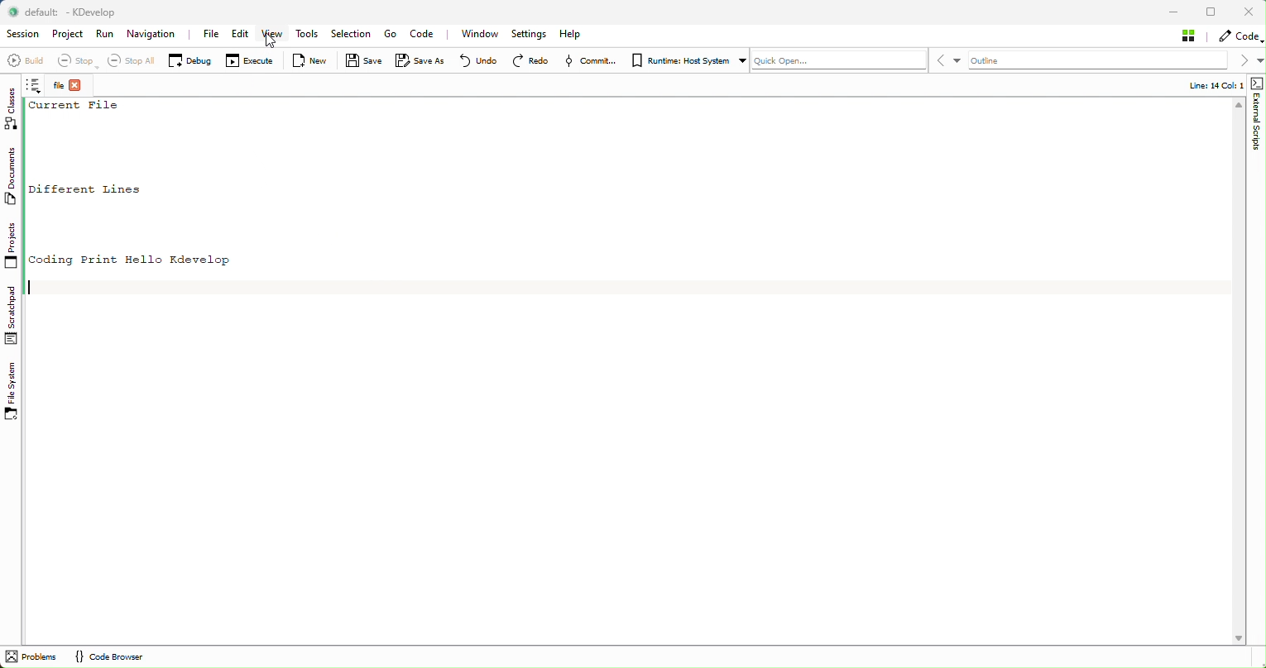 Image resolution: width=1266 pixels, height=668 pixels. Describe the element at coordinates (1249, 12) in the screenshot. I see `Close` at that location.